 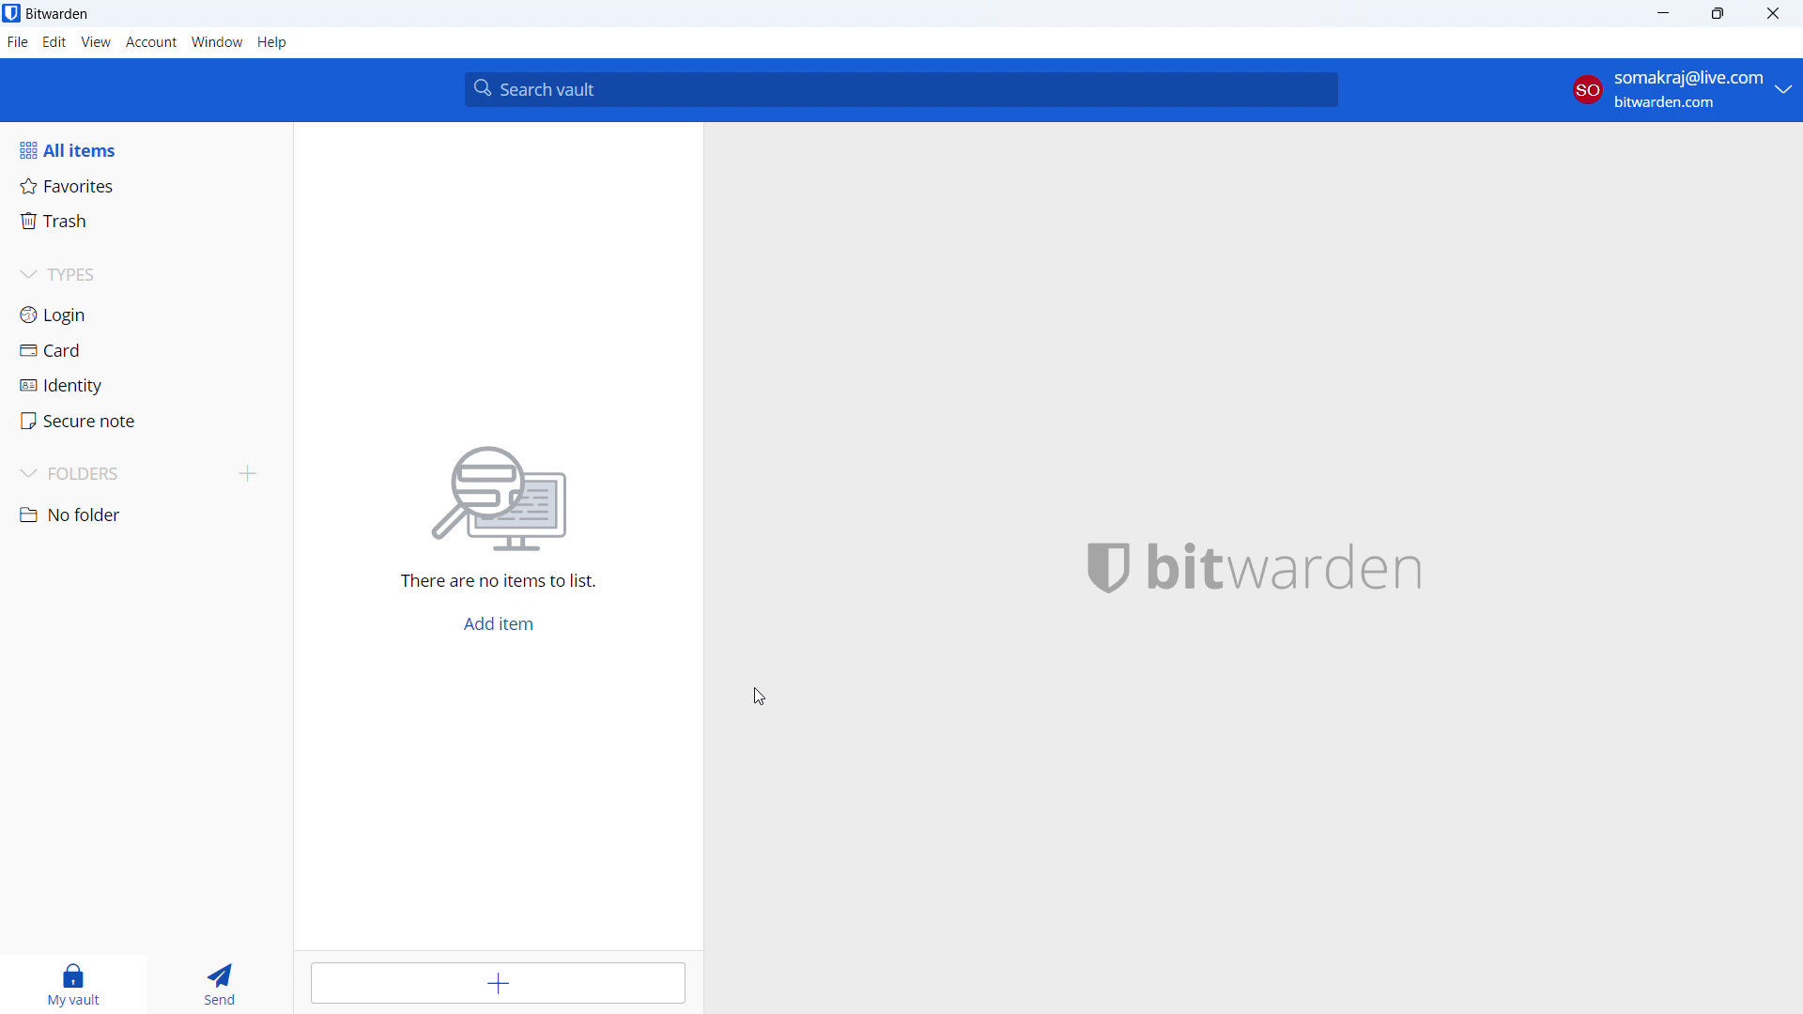 I want to click on add item, so click(x=501, y=626).